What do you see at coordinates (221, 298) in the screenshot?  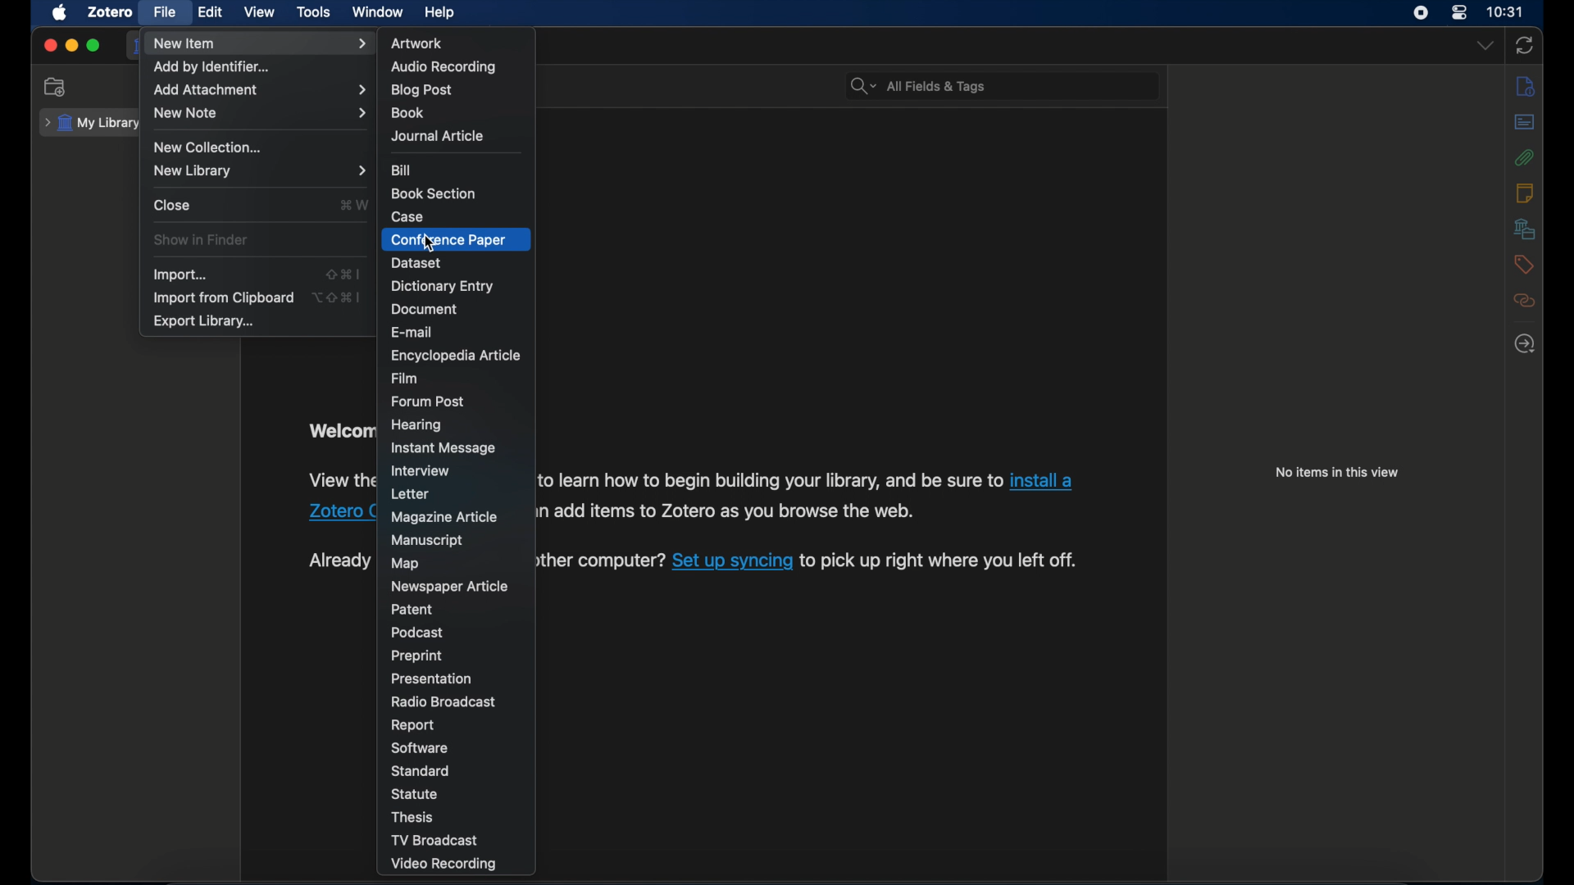 I see `import from clipboard` at bounding box center [221, 298].